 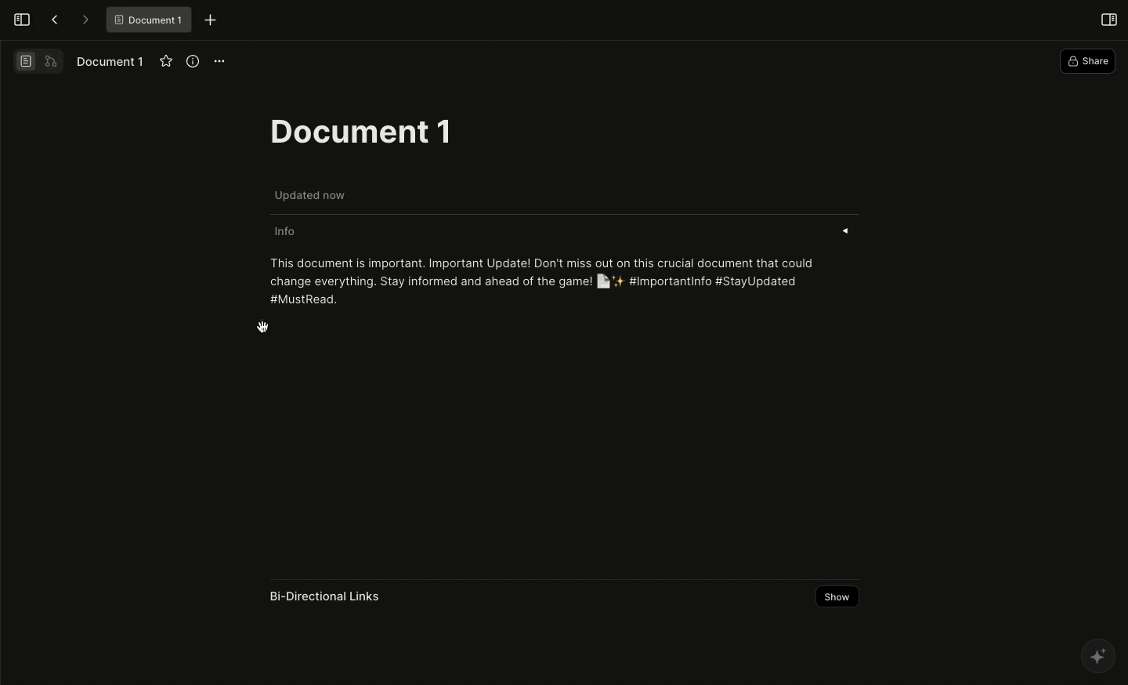 I want to click on Bi-directional links, so click(x=322, y=598).